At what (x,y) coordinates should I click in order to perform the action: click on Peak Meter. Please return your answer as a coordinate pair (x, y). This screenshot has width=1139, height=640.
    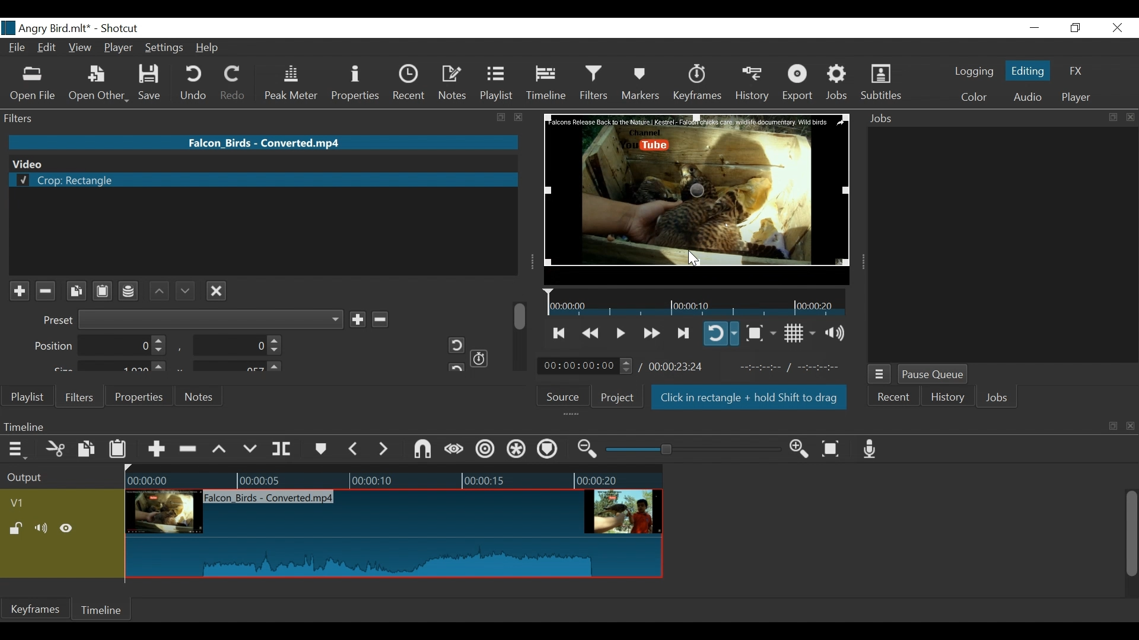
    Looking at the image, I should click on (294, 84).